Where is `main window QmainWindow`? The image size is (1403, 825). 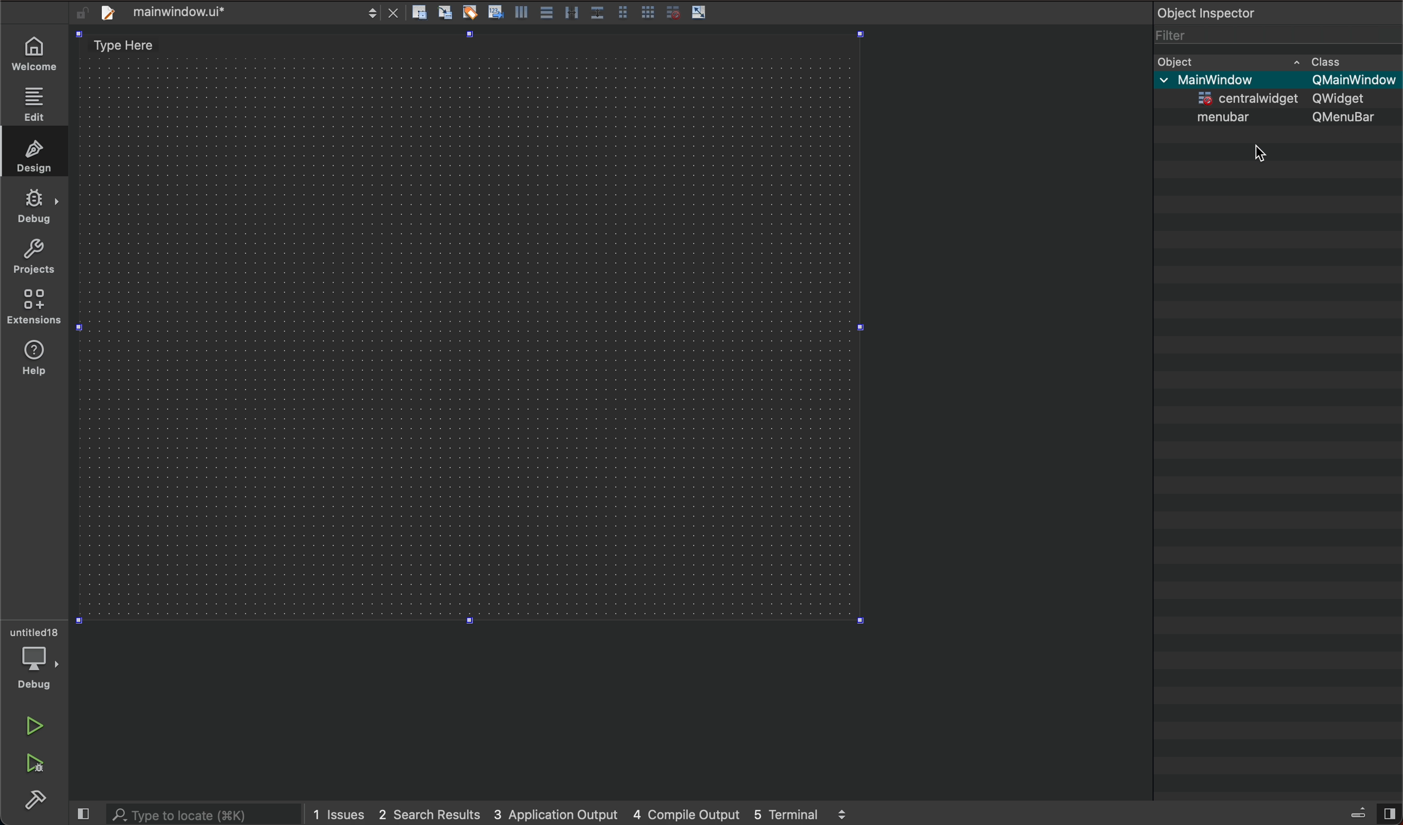
main window QmainWindow is located at coordinates (1275, 82).